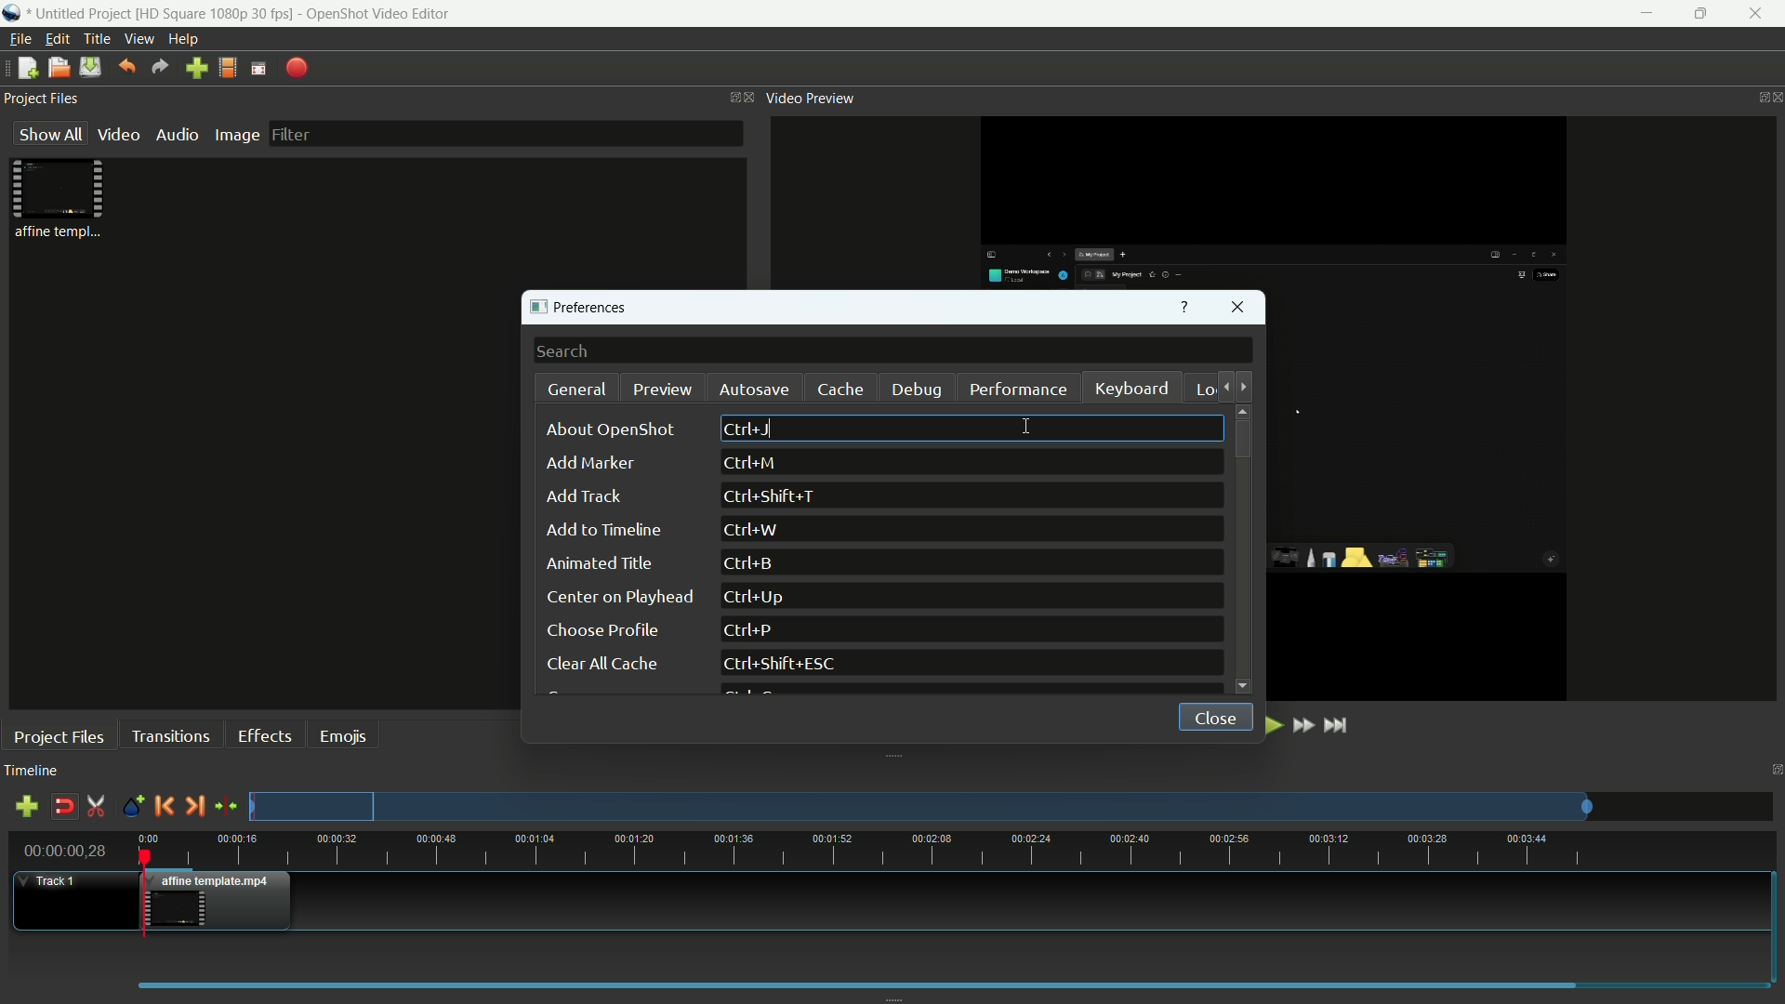 The image size is (1785, 1004). What do you see at coordinates (194, 805) in the screenshot?
I see `next marker` at bounding box center [194, 805].